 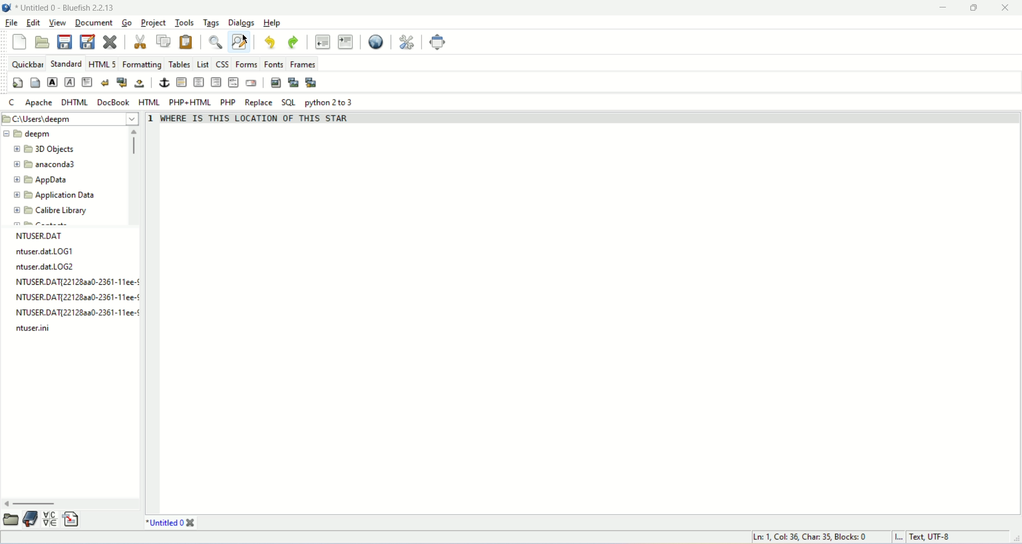 What do you see at coordinates (239, 42) in the screenshot?
I see `find and replace` at bounding box center [239, 42].